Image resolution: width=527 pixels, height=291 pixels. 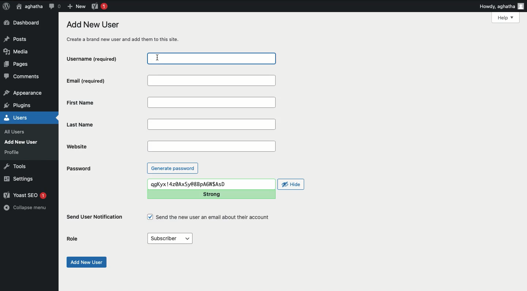 I want to click on Pages, so click(x=18, y=65).